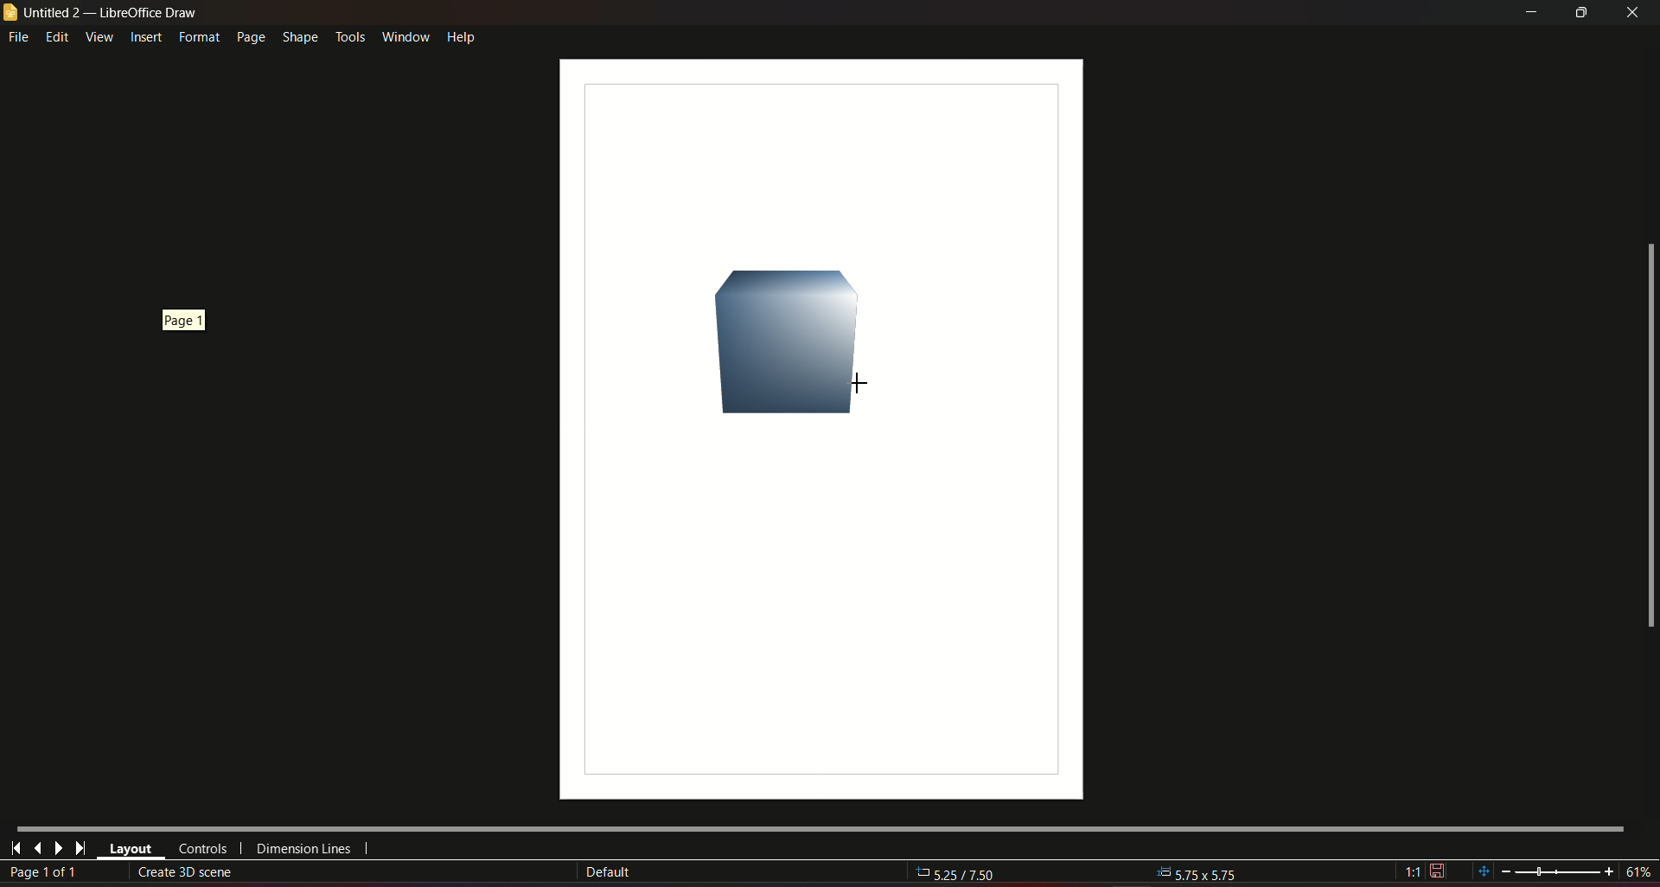 This screenshot has height=887, width=1660. Describe the element at coordinates (299, 35) in the screenshot. I see `shape` at that location.